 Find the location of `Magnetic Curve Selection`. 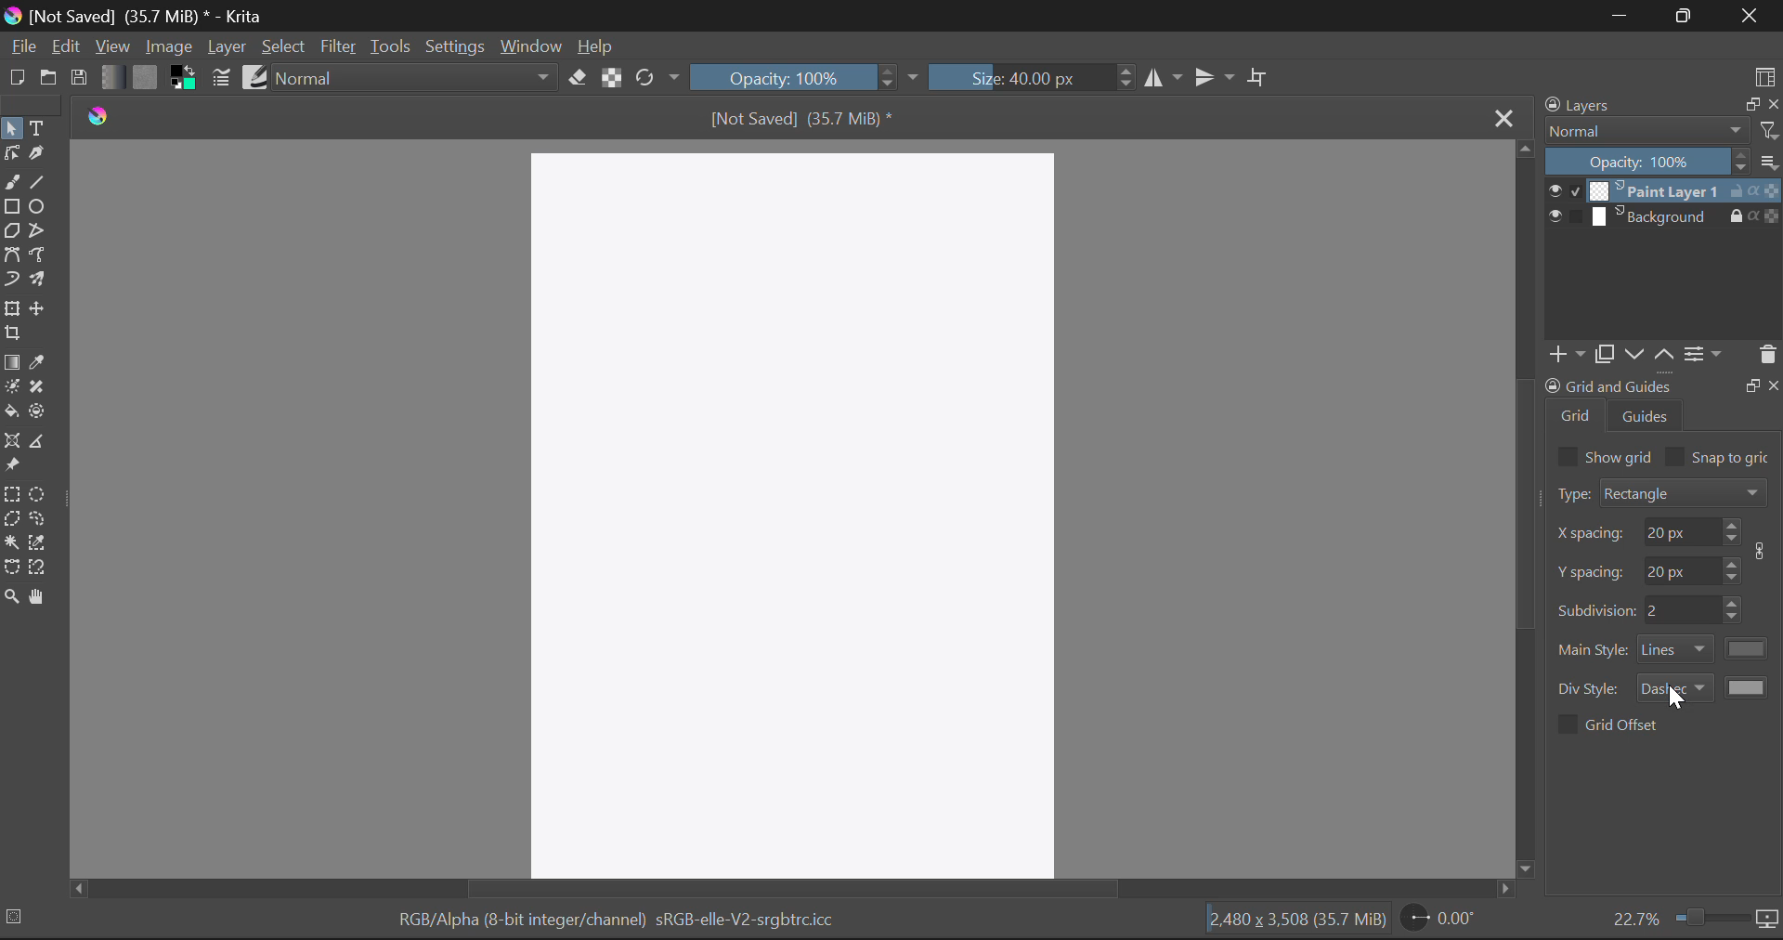

Magnetic Curve Selection is located at coordinates (40, 568).